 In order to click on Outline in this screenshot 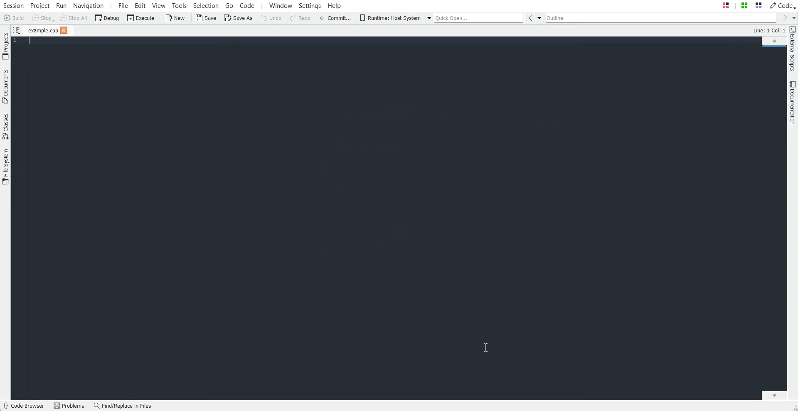, I will do `click(660, 18)`.